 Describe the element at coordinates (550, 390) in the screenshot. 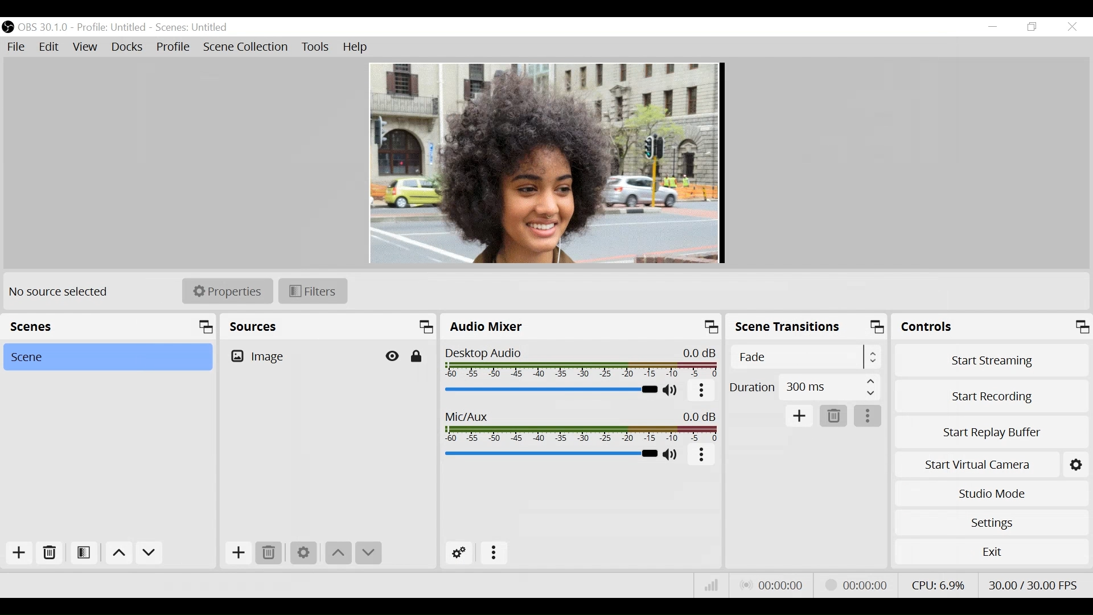

I see `Desktop Audio Slider` at that location.